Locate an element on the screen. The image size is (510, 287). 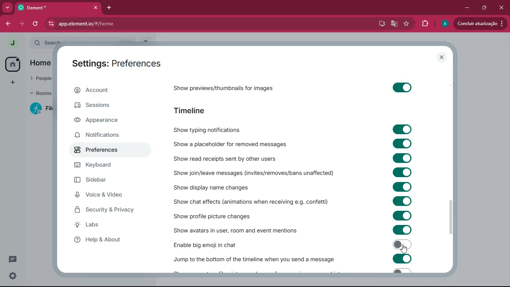
toggle on  is located at coordinates (402, 201).